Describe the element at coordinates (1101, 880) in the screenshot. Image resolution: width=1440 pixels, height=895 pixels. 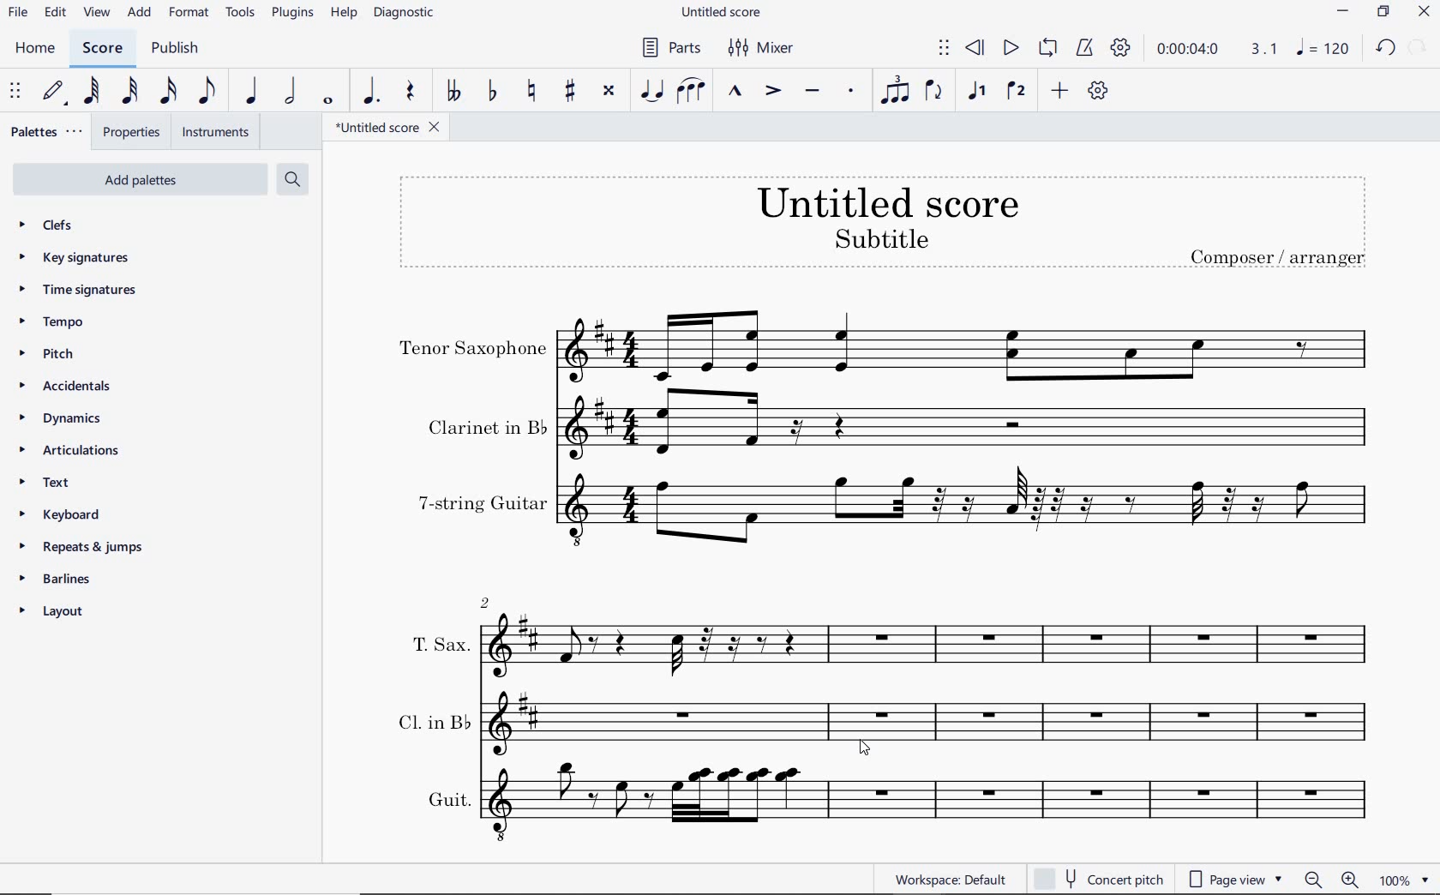
I see `concert pitch` at that location.